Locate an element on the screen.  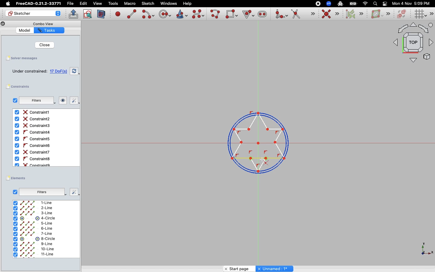
Create point is located at coordinates (118, 14).